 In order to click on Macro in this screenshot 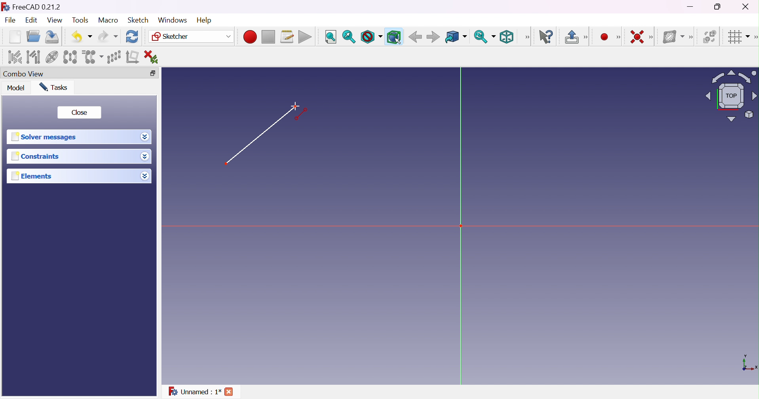, I will do `click(108, 20)`.